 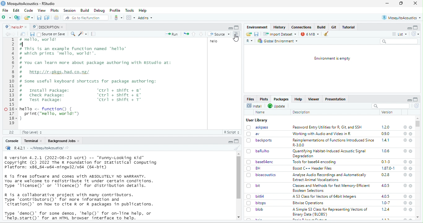 What do you see at coordinates (51, 34) in the screenshot?
I see `Source on Save` at bounding box center [51, 34].